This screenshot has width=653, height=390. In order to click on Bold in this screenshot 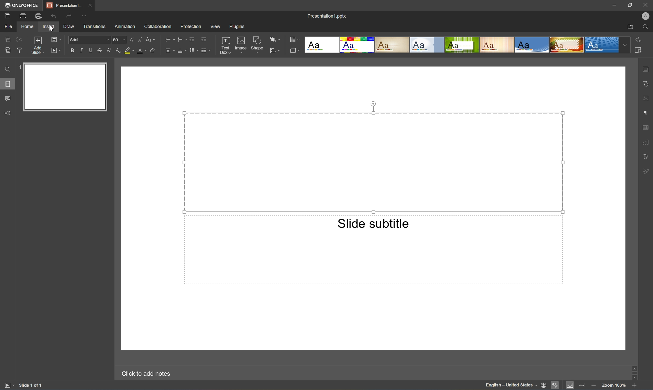, I will do `click(71, 50)`.